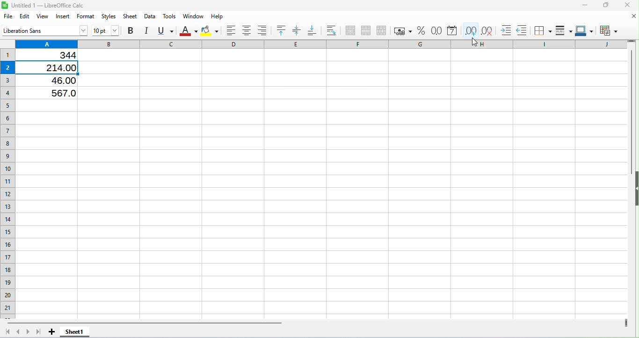  Describe the element at coordinates (297, 30) in the screenshot. I see `Center vertically` at that location.